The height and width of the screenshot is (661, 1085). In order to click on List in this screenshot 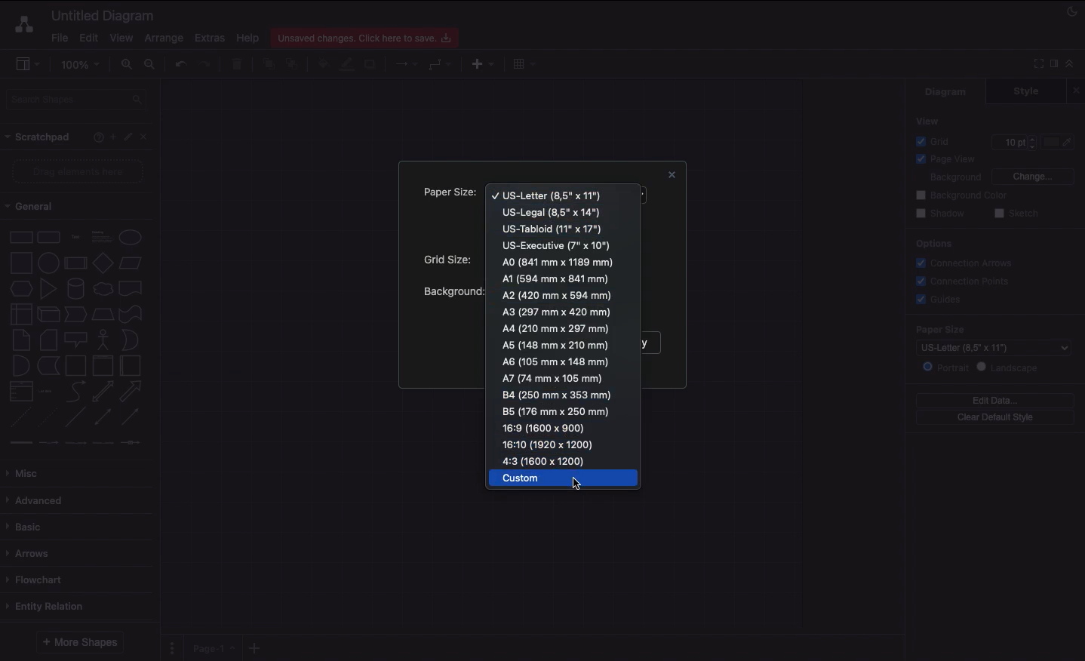, I will do `click(20, 392)`.